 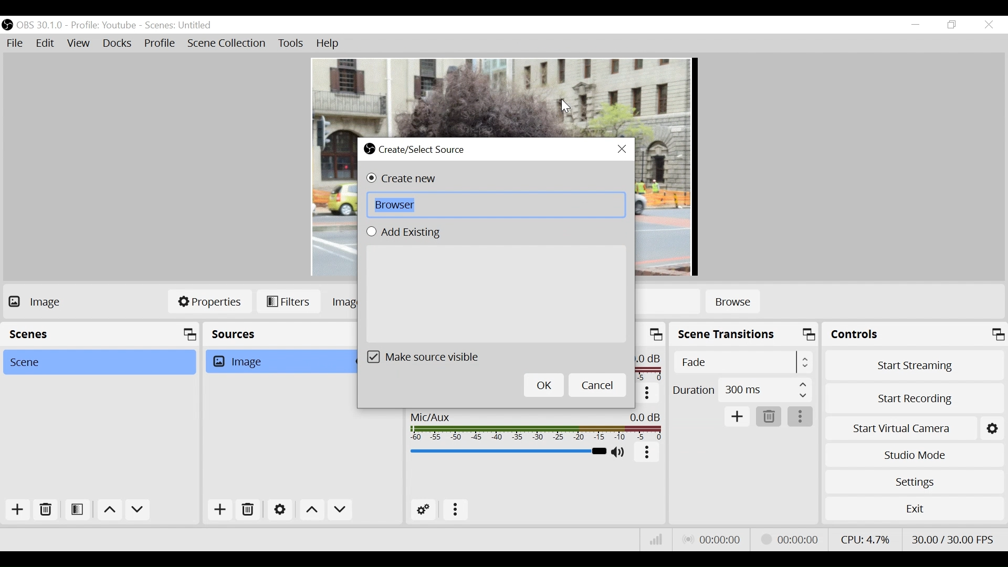 What do you see at coordinates (538, 426) in the screenshot?
I see `Mic/Aux` at bounding box center [538, 426].